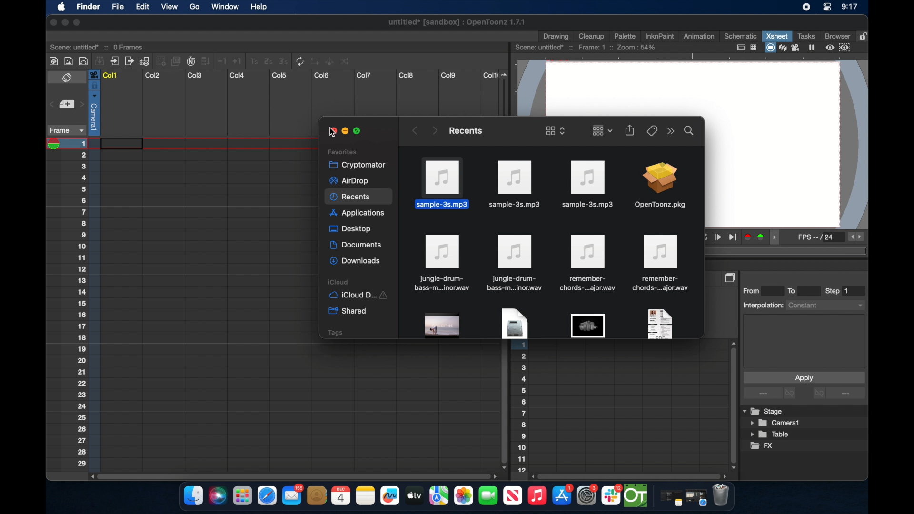  I want to click on imaps, so click(439, 496).